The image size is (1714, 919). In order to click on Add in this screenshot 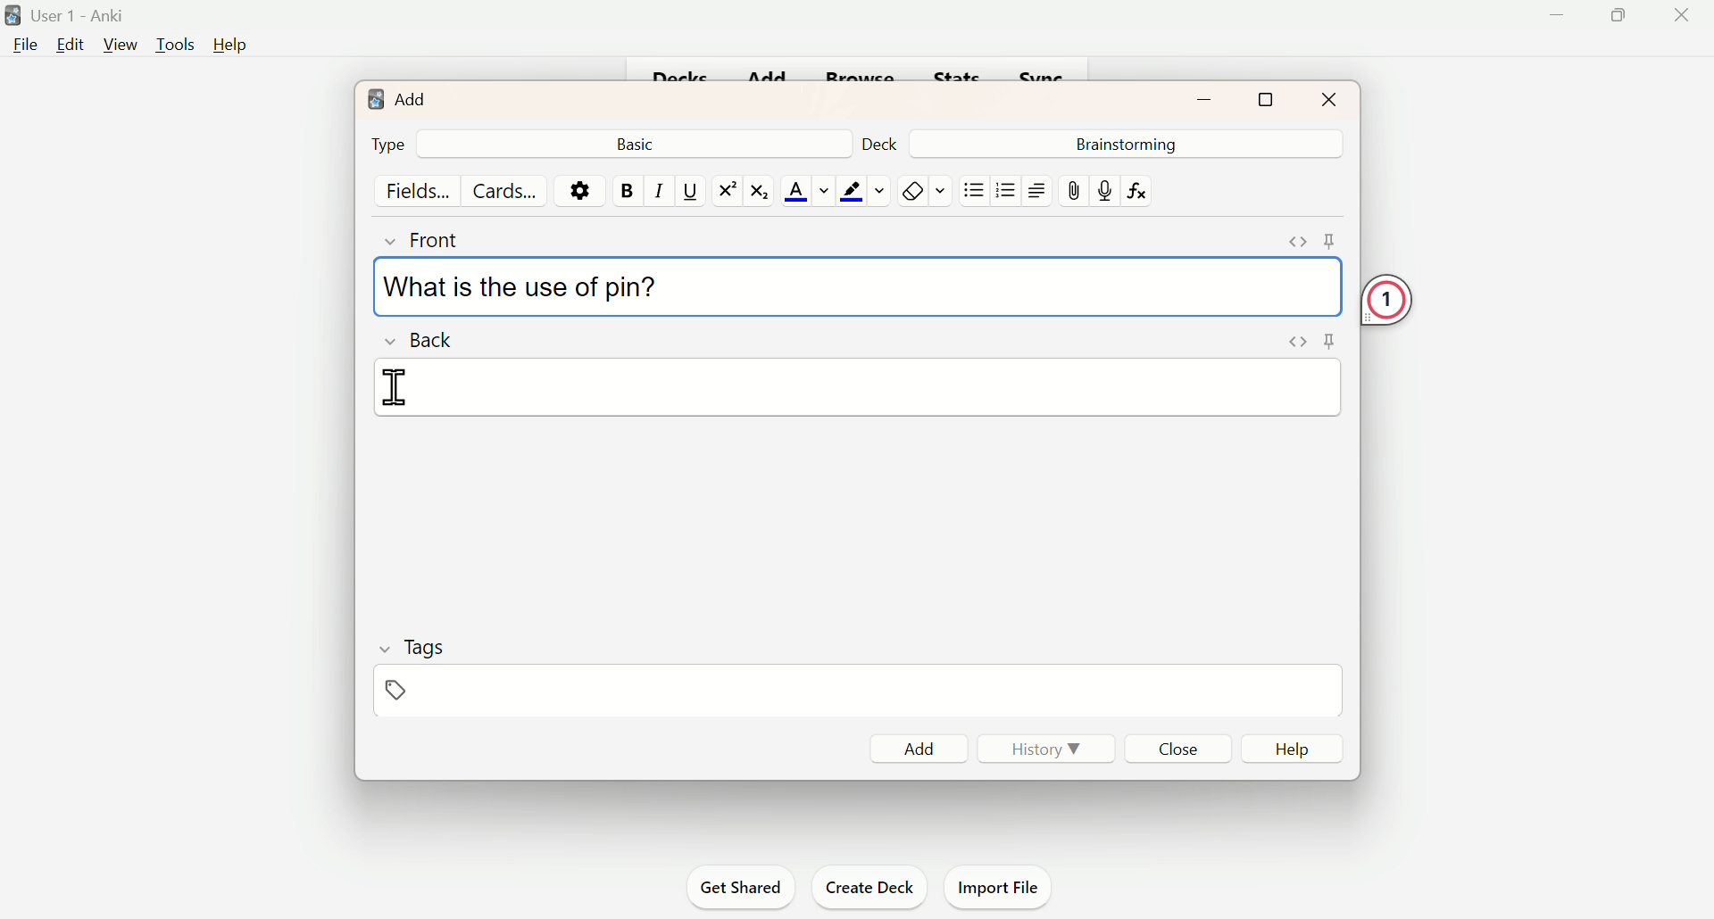, I will do `click(399, 97)`.